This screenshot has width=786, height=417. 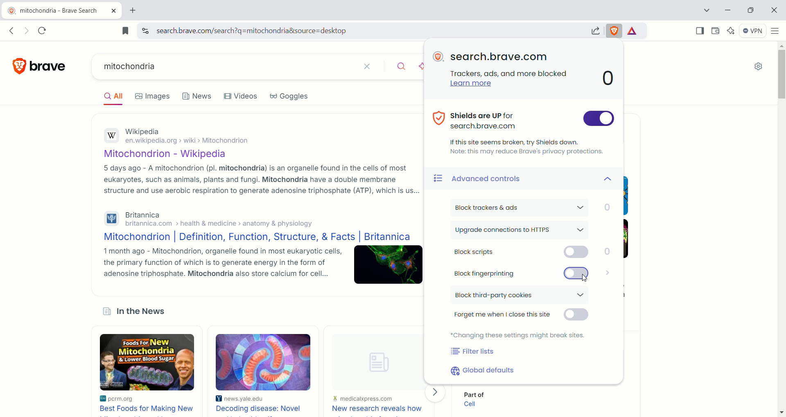 What do you see at coordinates (241, 96) in the screenshot?
I see `Videos` at bounding box center [241, 96].